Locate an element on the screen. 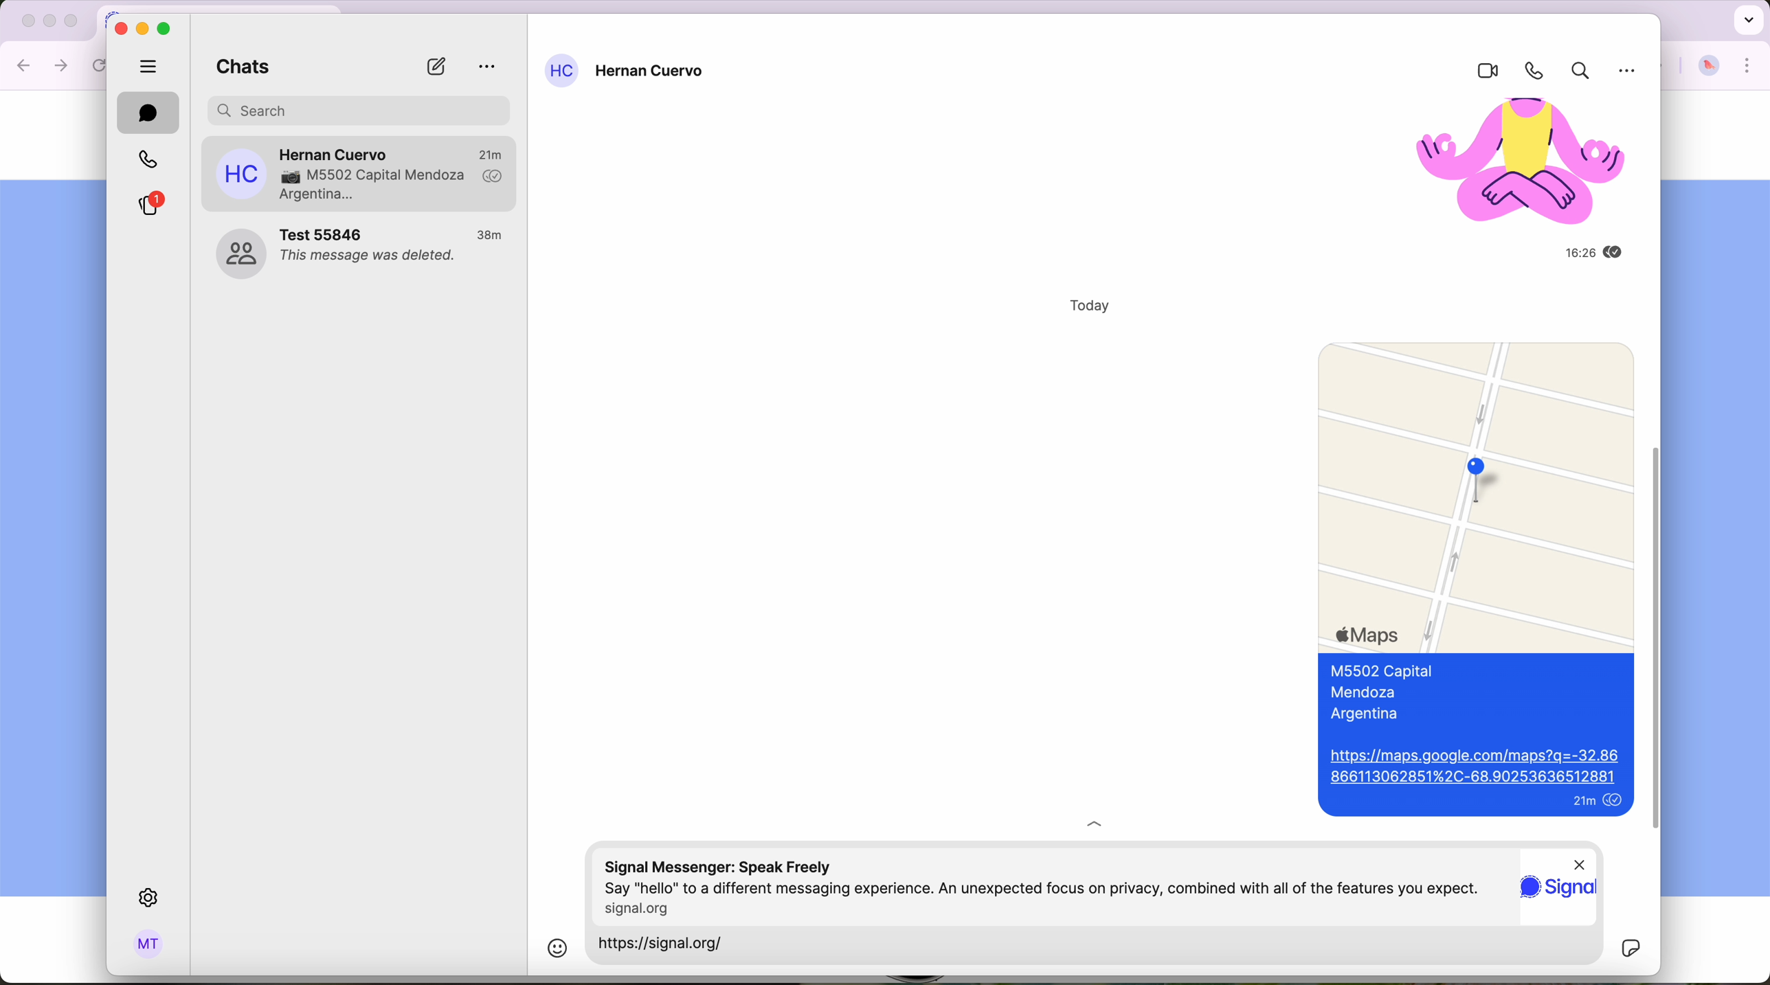 The image size is (1770, 985). Say "hello" to a different messaging experience. An unexpected focus on privacy, combined with all of the features you expect. is located at coordinates (1044, 887).